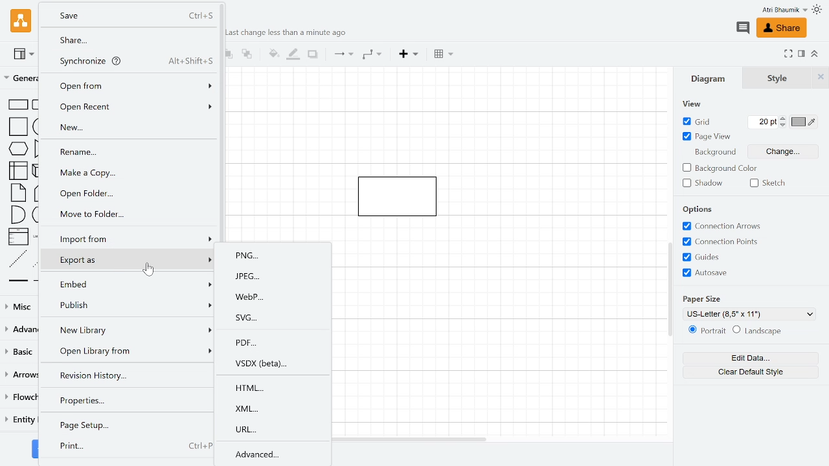  I want to click on Move to folder, so click(133, 214).